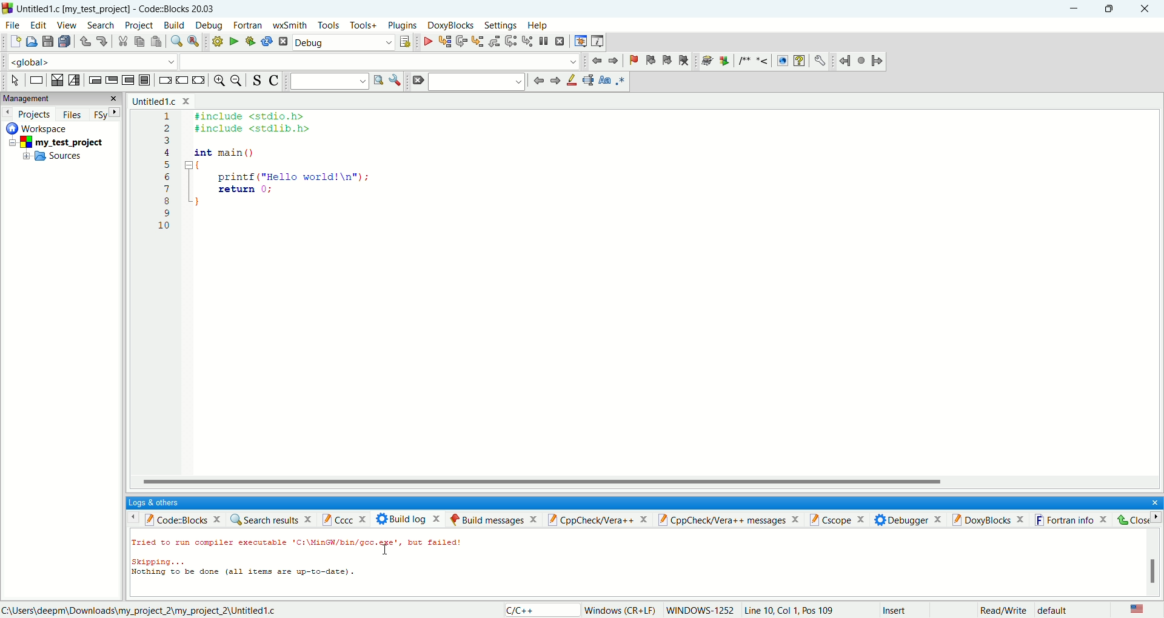 The width and height of the screenshot is (1164, 618). What do you see at coordinates (48, 42) in the screenshot?
I see `save` at bounding box center [48, 42].